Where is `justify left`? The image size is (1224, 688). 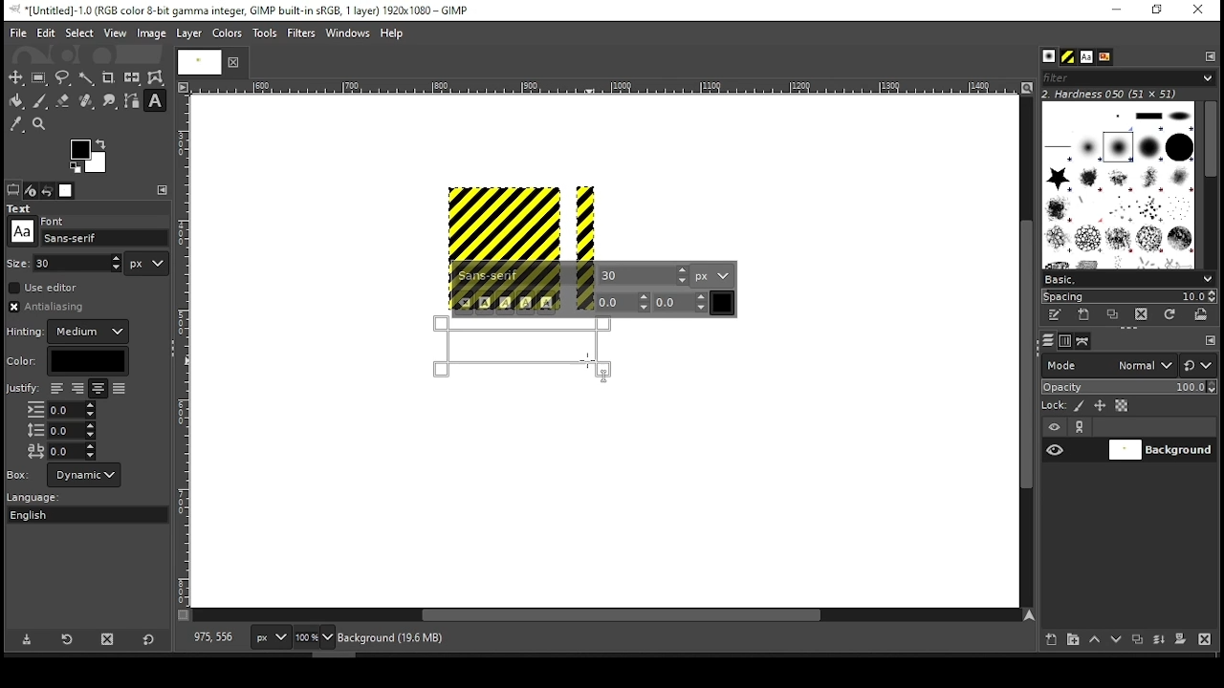 justify left is located at coordinates (56, 388).